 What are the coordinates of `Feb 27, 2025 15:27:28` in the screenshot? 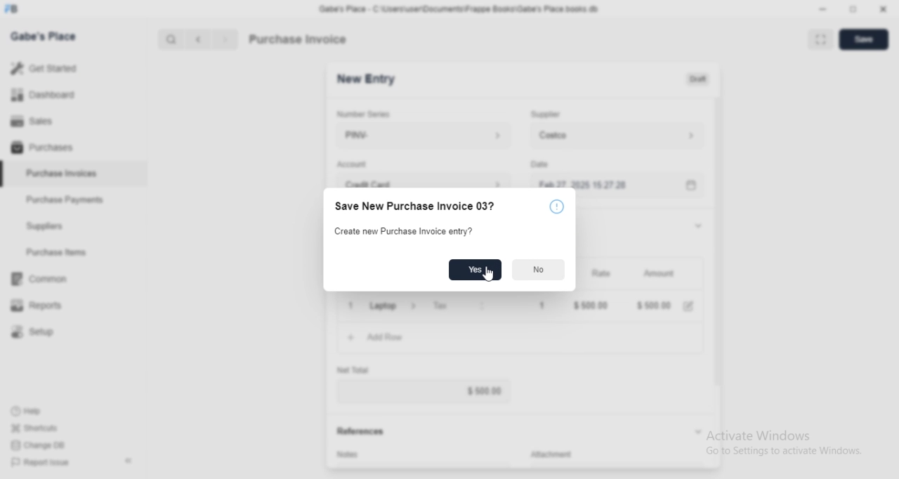 It's located at (641, 185).